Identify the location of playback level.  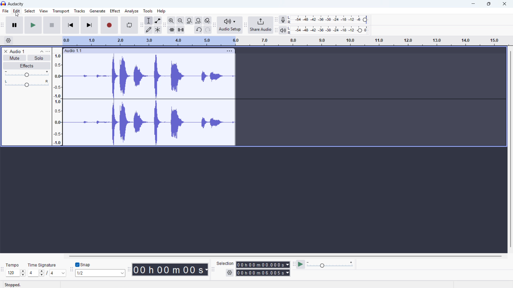
(329, 30).